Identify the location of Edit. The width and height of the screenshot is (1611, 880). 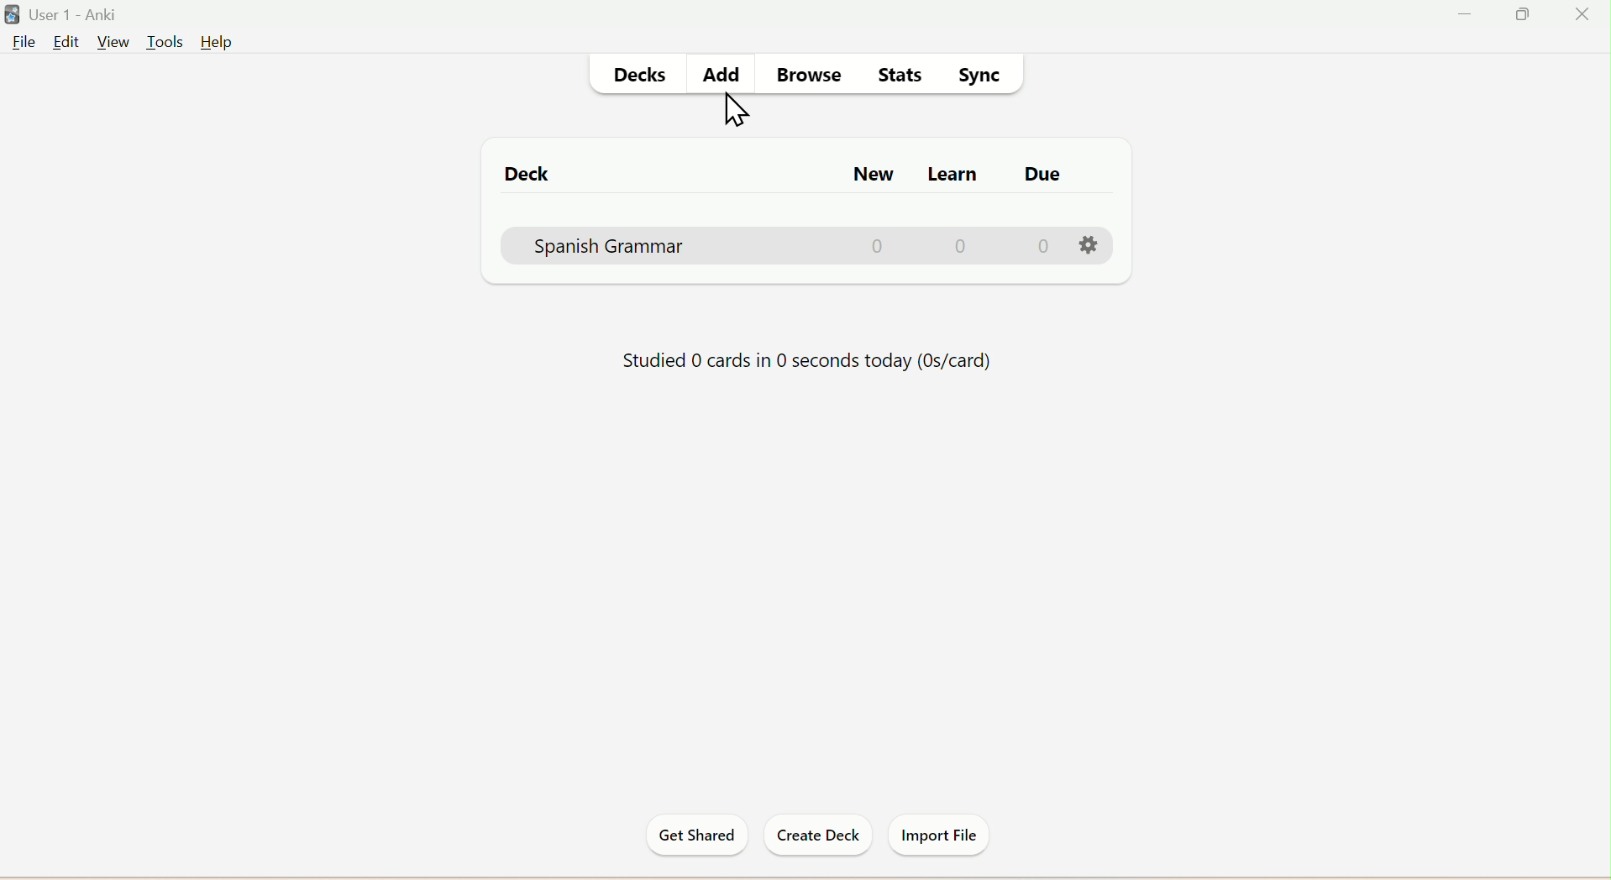
(65, 43).